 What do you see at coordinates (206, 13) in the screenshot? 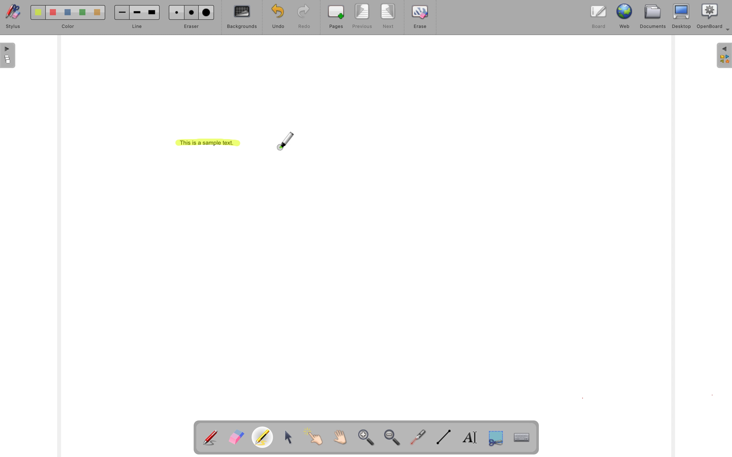
I see `Large Eraser` at bounding box center [206, 13].